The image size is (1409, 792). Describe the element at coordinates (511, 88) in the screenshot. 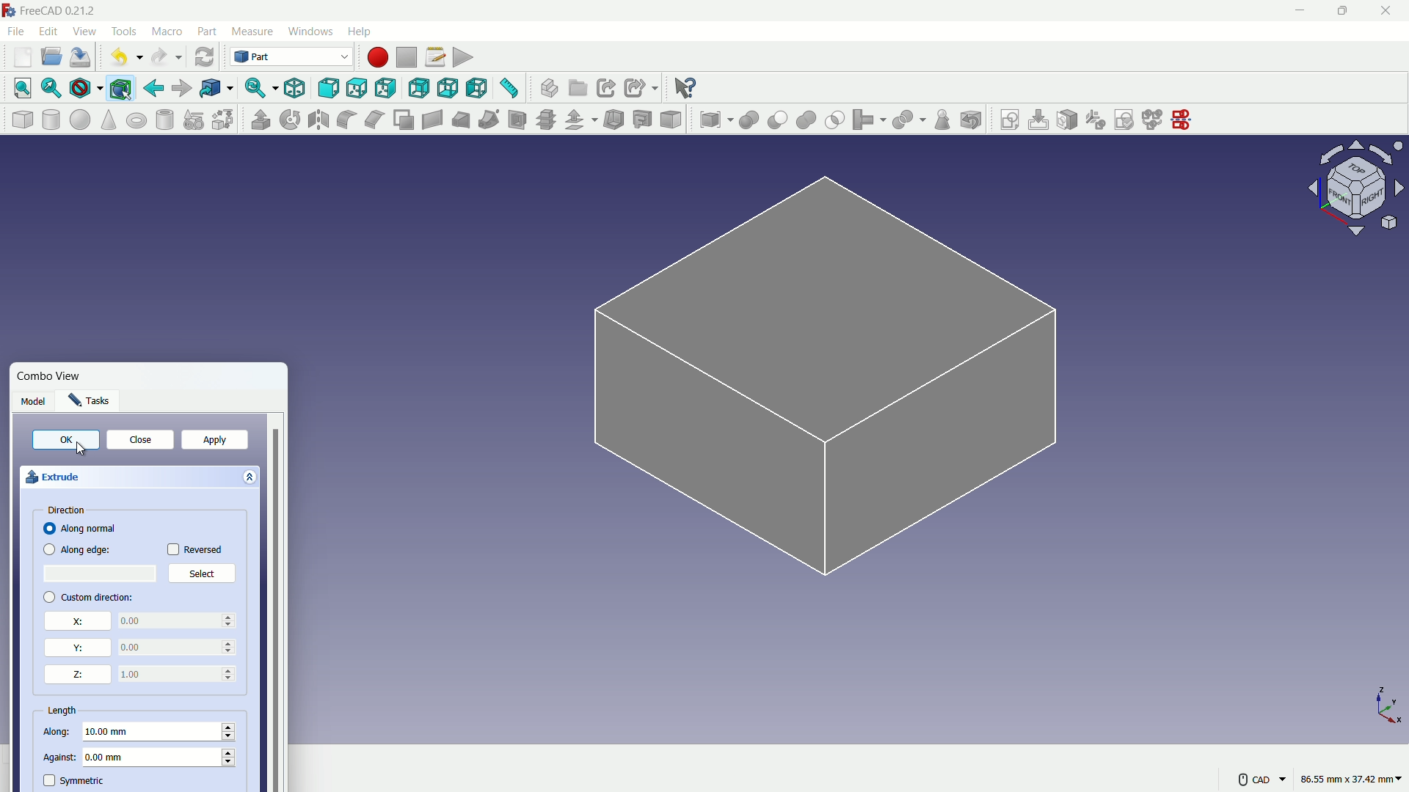

I see `measure` at that location.